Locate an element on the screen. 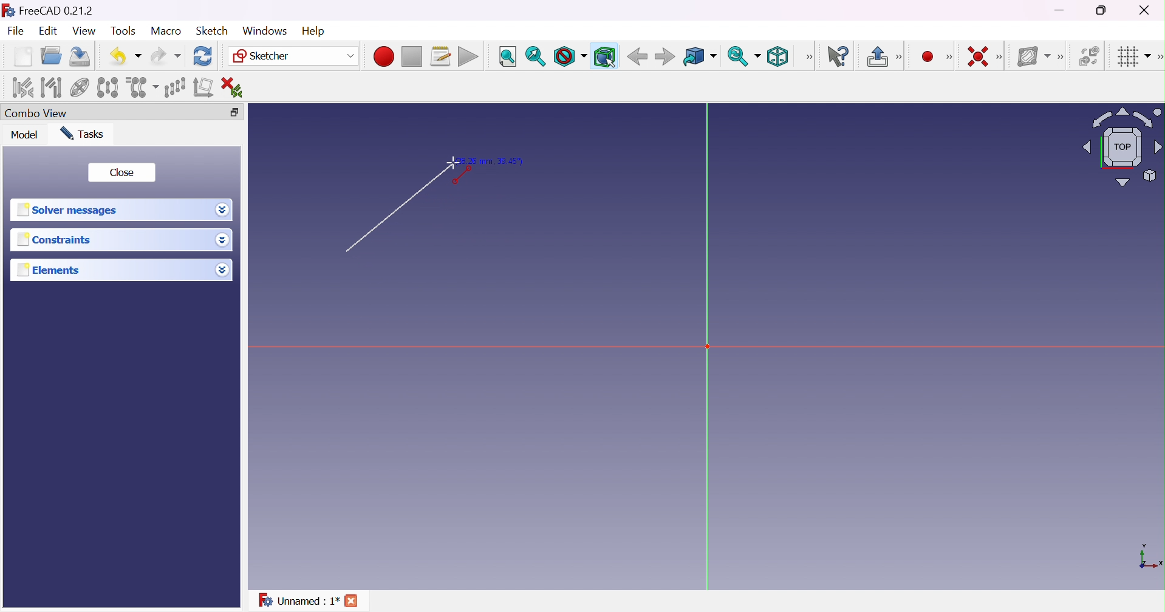  Sketcher B-spline tools is located at coordinates (1064, 58).